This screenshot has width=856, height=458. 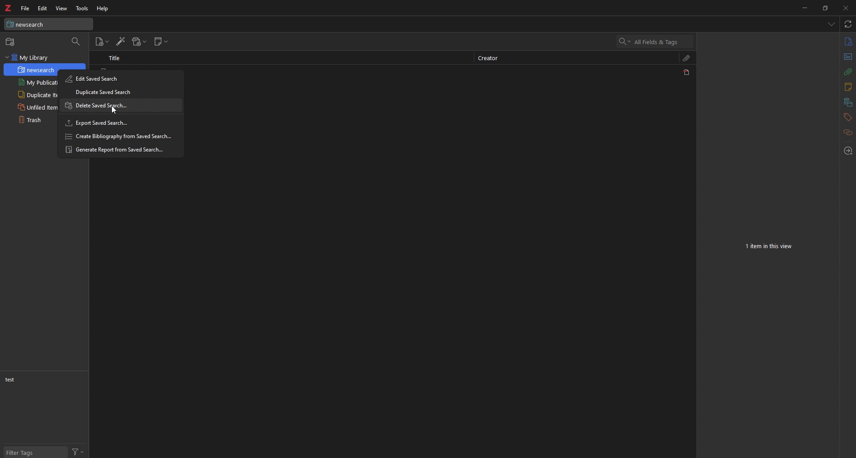 I want to click on Actions, so click(x=79, y=452).